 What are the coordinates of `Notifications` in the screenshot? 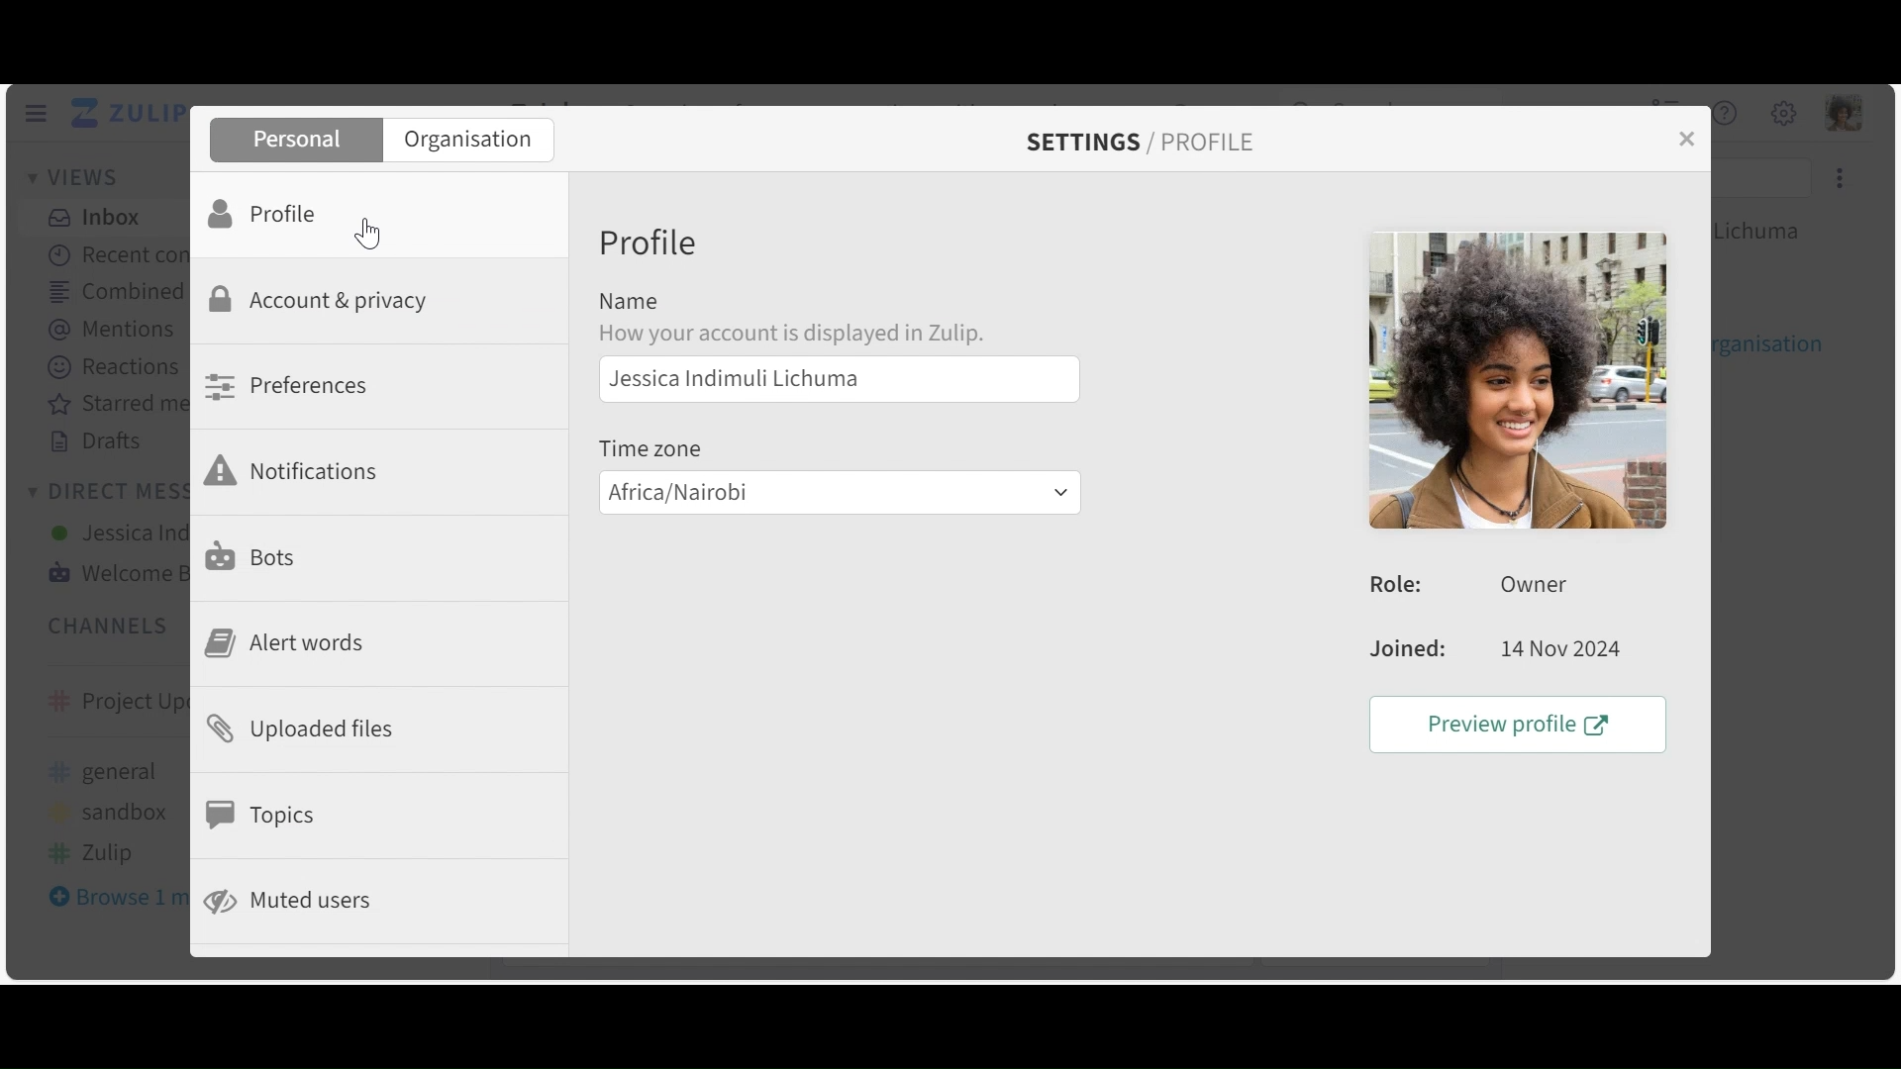 It's located at (293, 470).